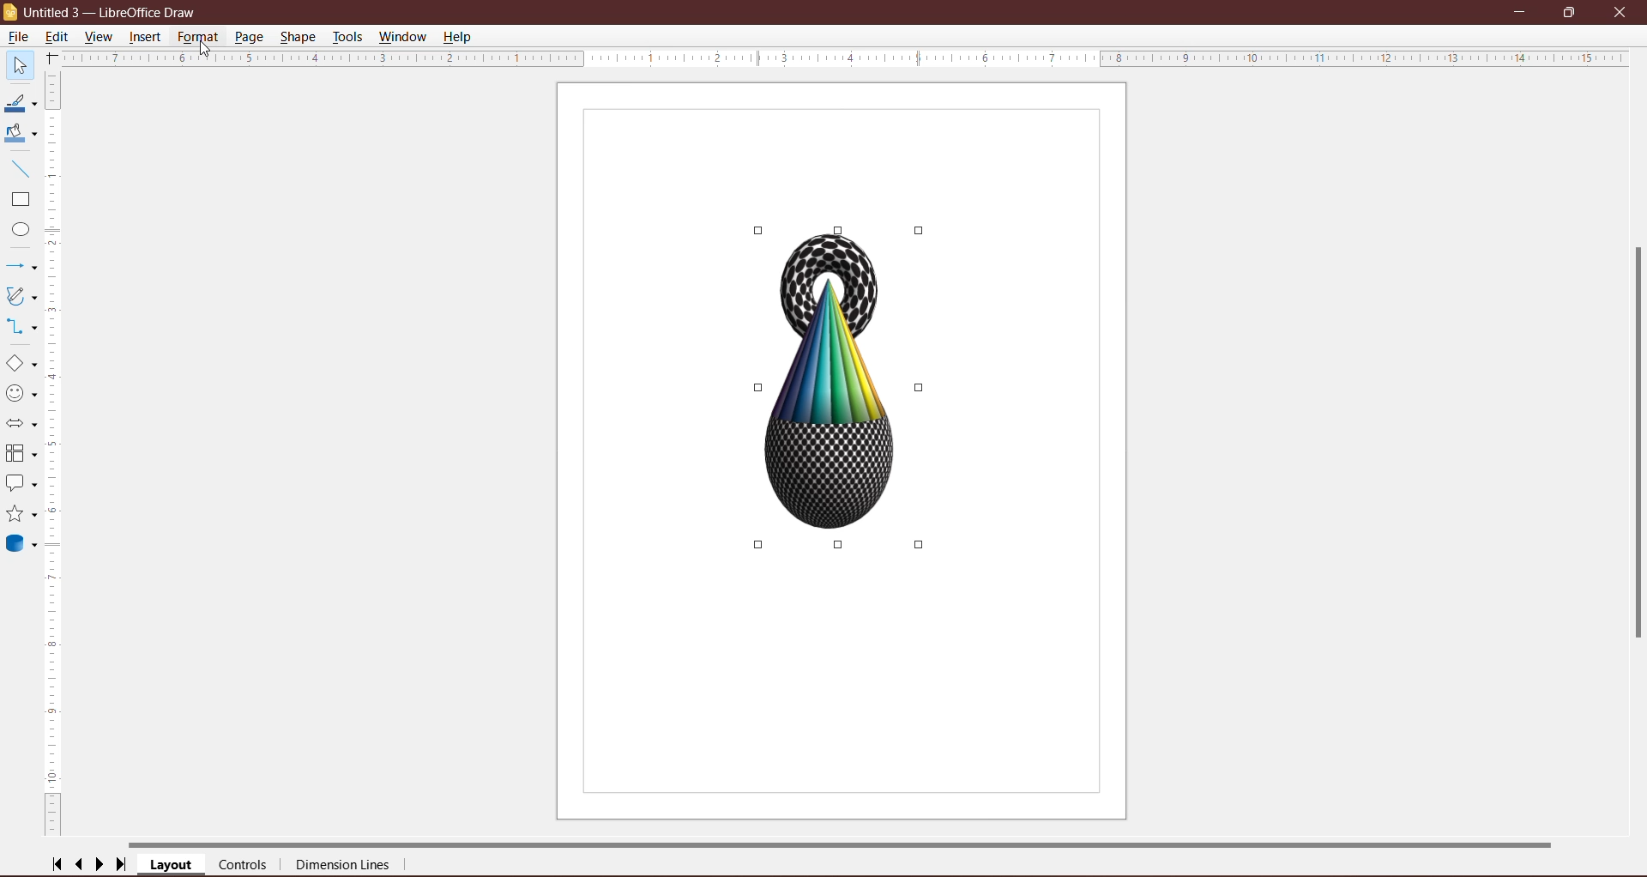 The height and width of the screenshot is (877, 1647). Describe the element at coordinates (845, 844) in the screenshot. I see `Horizontal Scroll Bar` at that location.